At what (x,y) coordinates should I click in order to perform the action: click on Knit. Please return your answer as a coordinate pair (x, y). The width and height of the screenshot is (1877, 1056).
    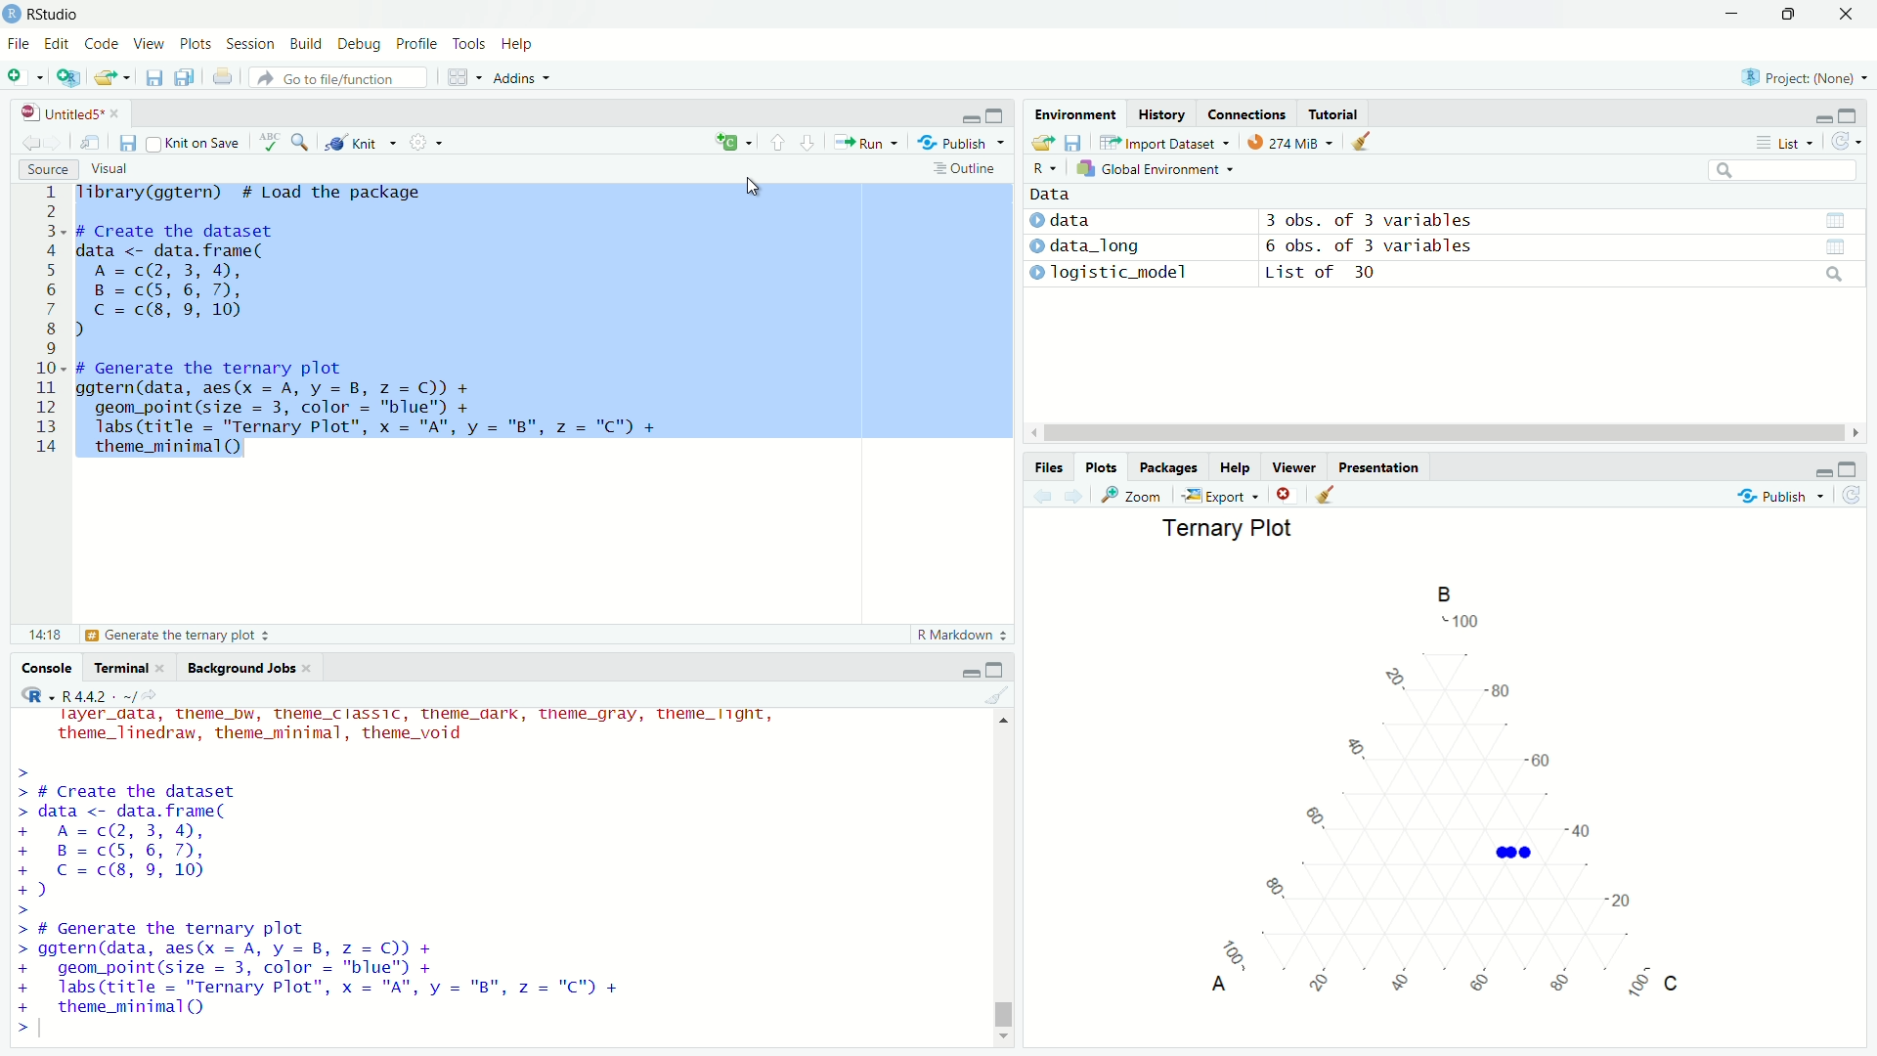
    Looking at the image, I should click on (352, 144).